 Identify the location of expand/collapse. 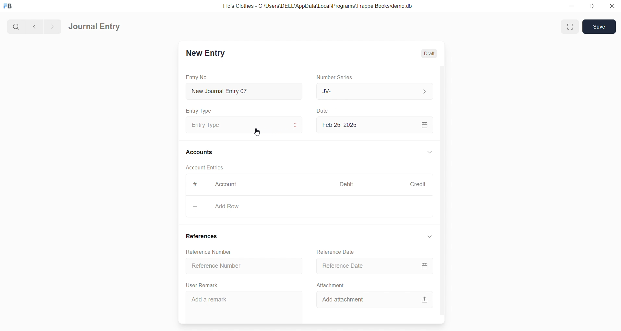
(429, 237).